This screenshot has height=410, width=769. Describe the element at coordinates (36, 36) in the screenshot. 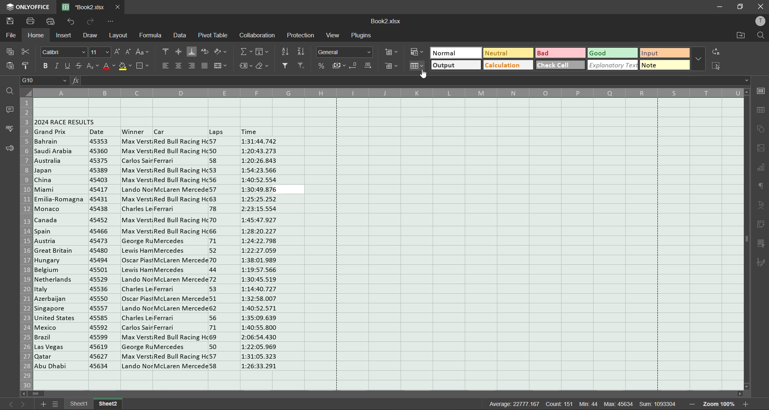

I see `home` at that location.